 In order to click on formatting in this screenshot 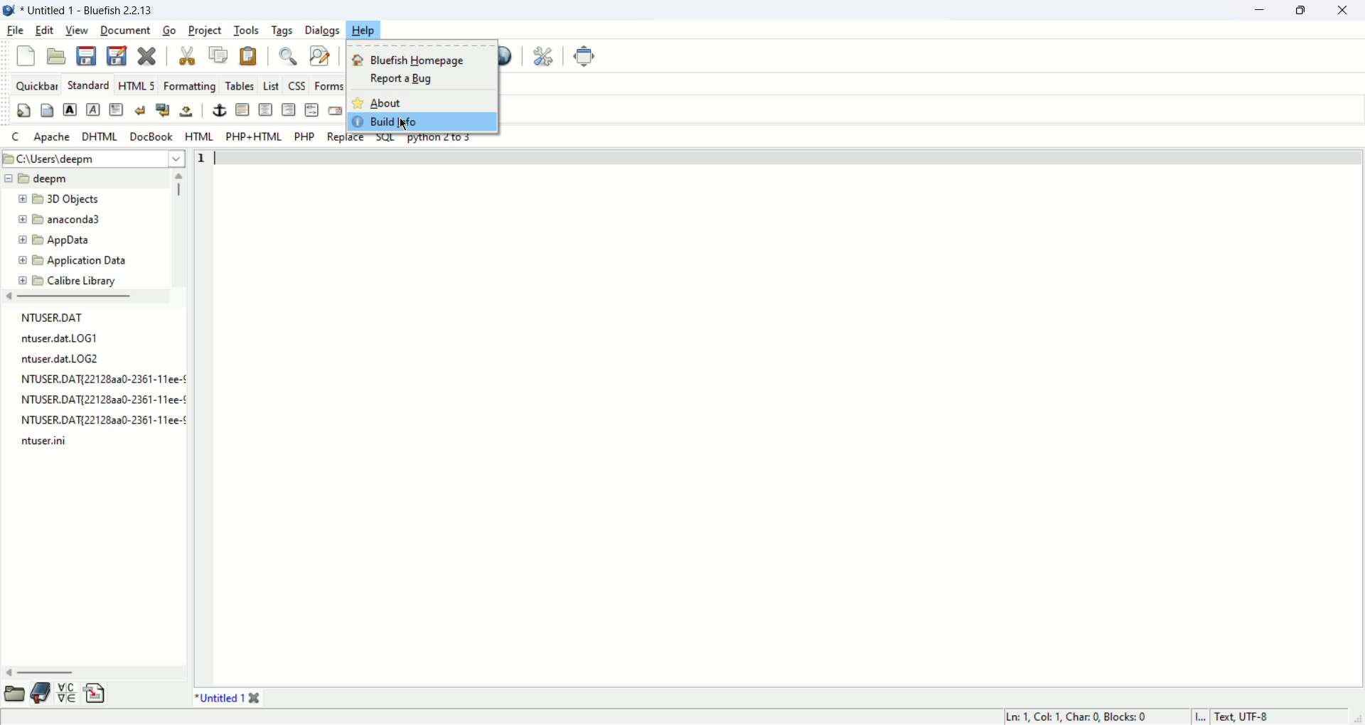, I will do `click(188, 85)`.